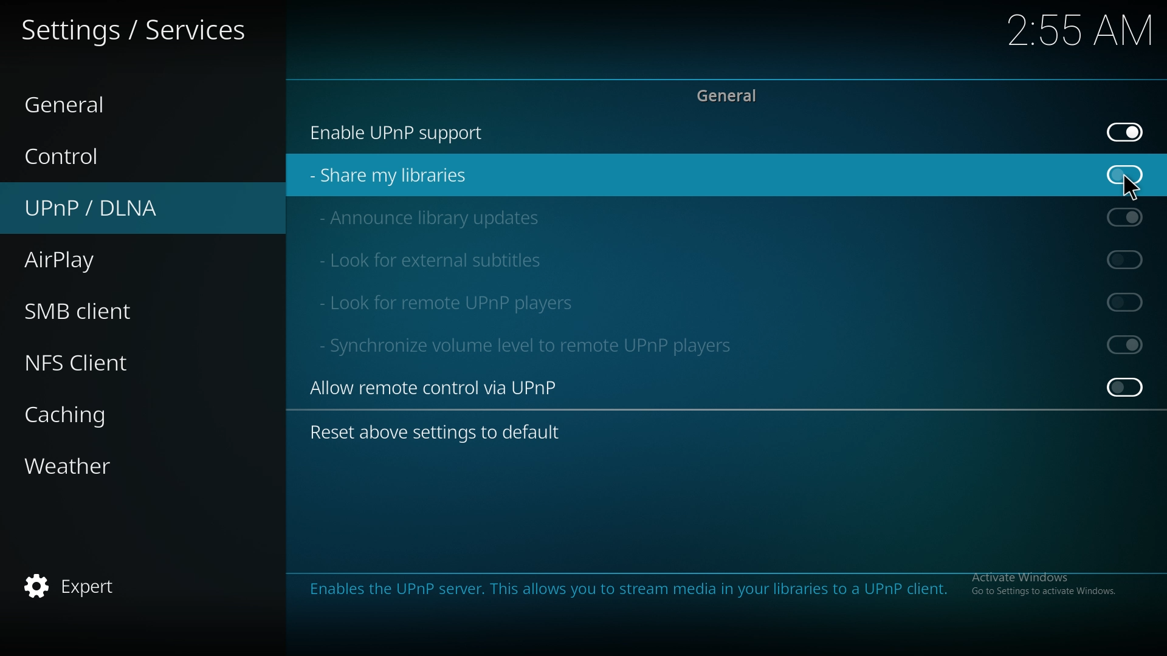 This screenshot has height=656, width=1167. I want to click on Enable the UPnP control point. This allows you to stream media to any UPnP client and control, so click(621, 596).